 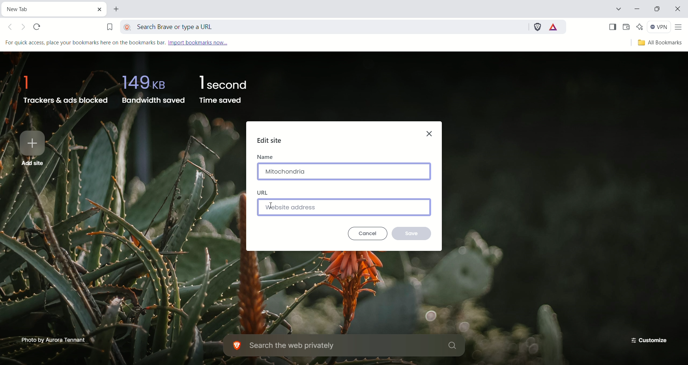 What do you see at coordinates (263, 193) in the screenshot?
I see `URL` at bounding box center [263, 193].